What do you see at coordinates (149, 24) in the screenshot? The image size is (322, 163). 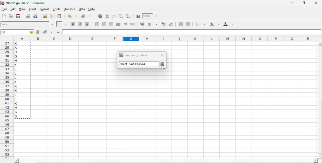 I see `format selection as percentage` at bounding box center [149, 24].